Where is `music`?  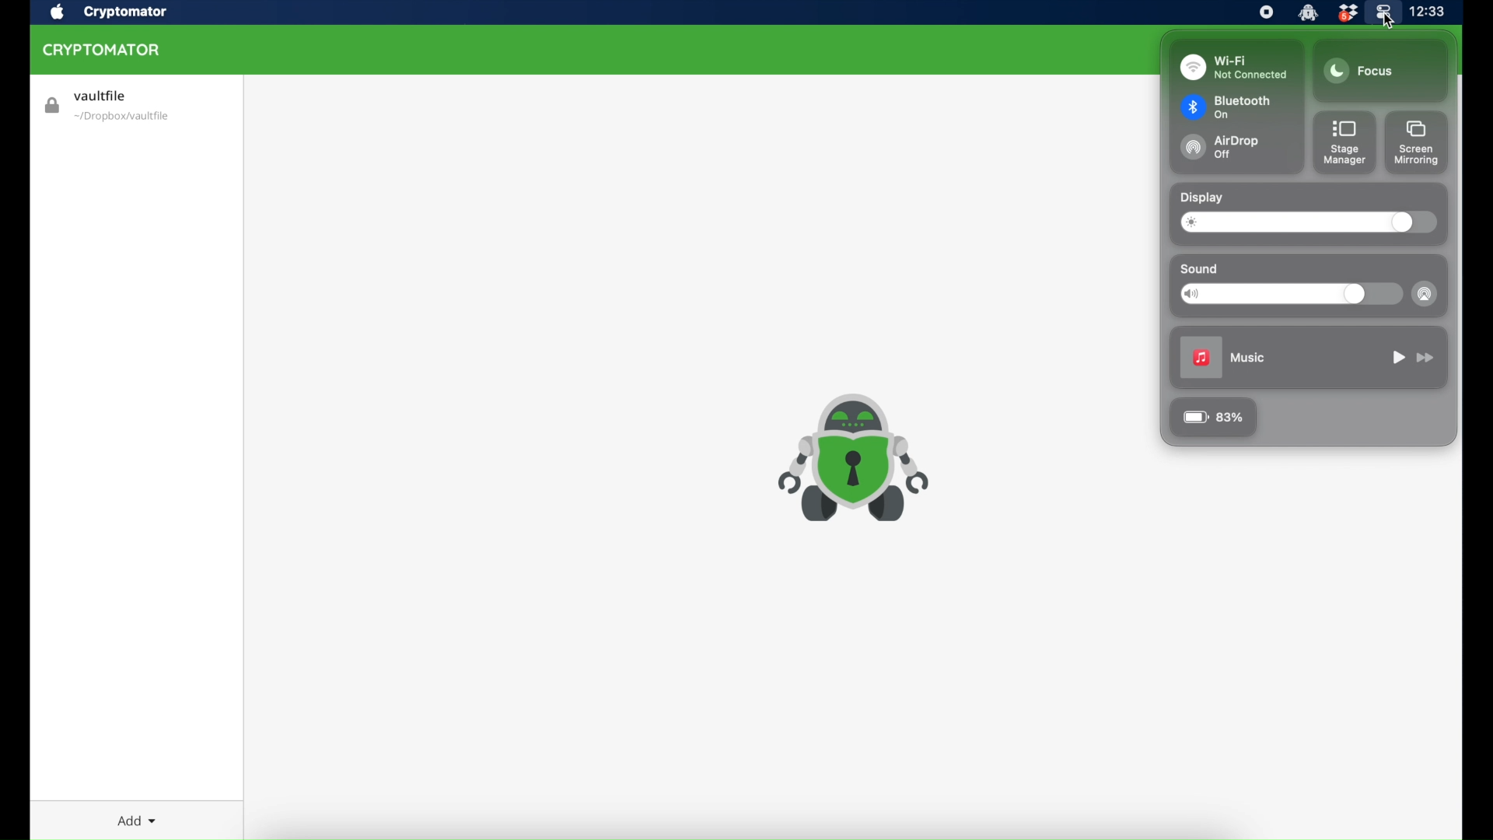 music is located at coordinates (1309, 359).